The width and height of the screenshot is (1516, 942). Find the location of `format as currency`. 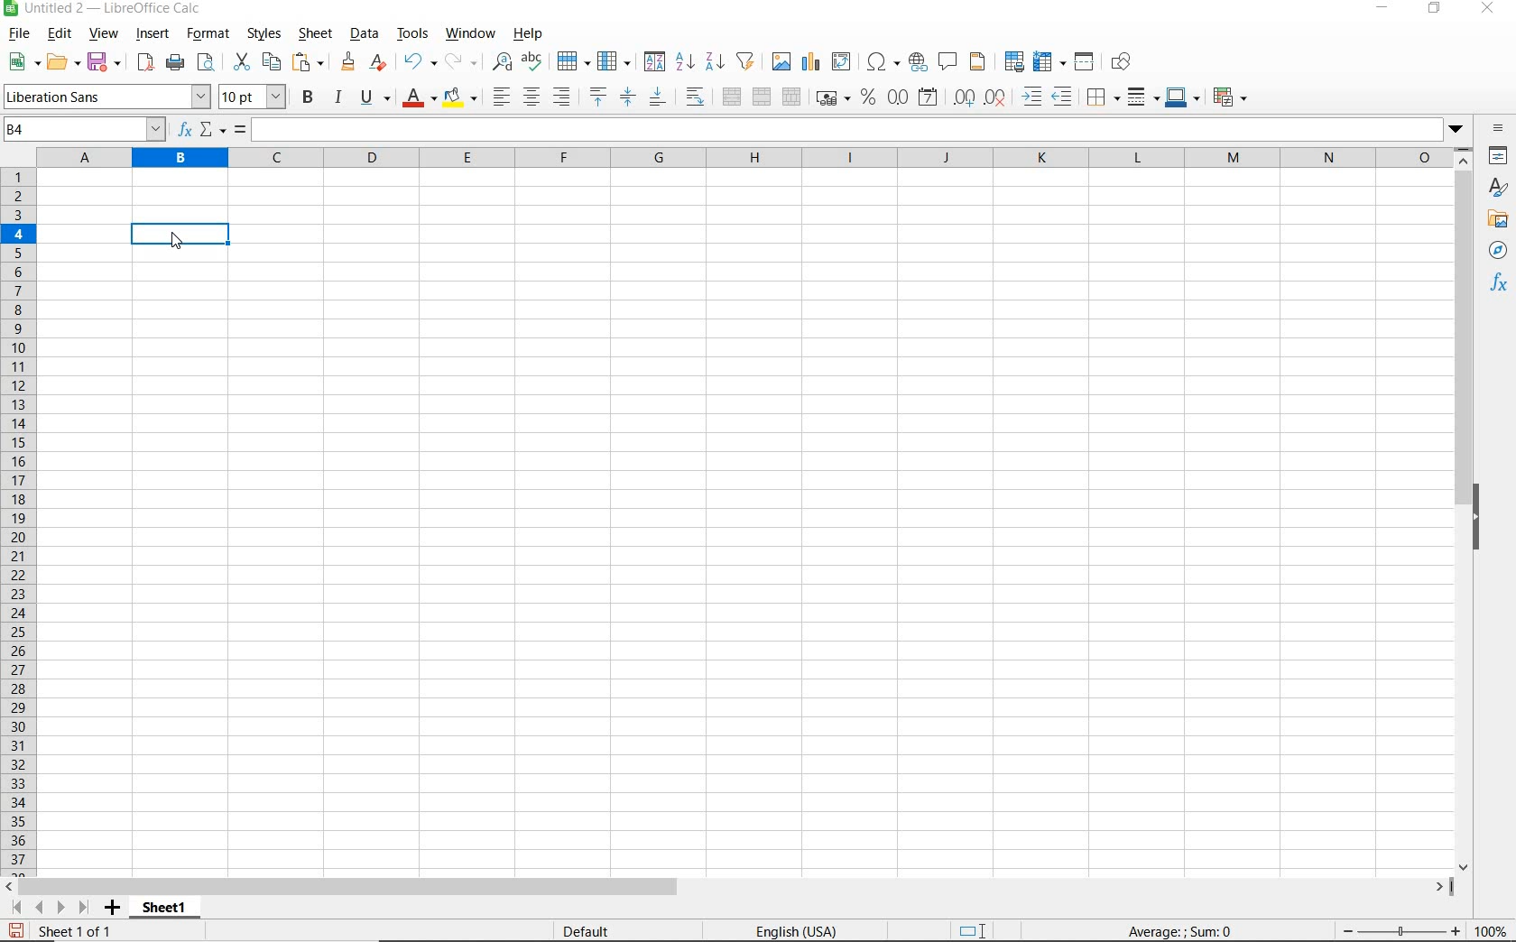

format as currency is located at coordinates (832, 97).